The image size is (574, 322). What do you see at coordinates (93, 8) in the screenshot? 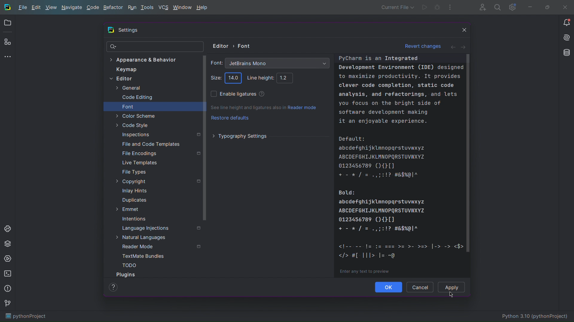
I see `Code` at bounding box center [93, 8].